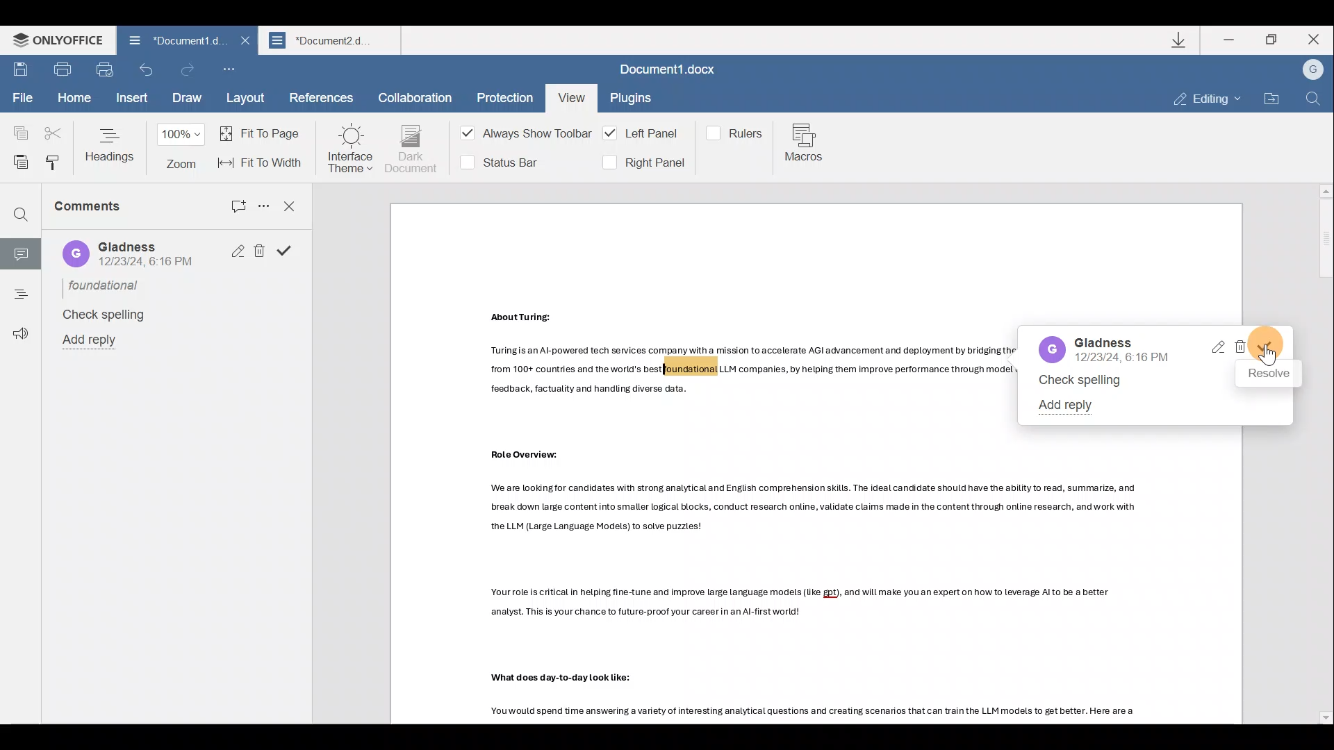  I want to click on Always show toolbar, so click(521, 136).